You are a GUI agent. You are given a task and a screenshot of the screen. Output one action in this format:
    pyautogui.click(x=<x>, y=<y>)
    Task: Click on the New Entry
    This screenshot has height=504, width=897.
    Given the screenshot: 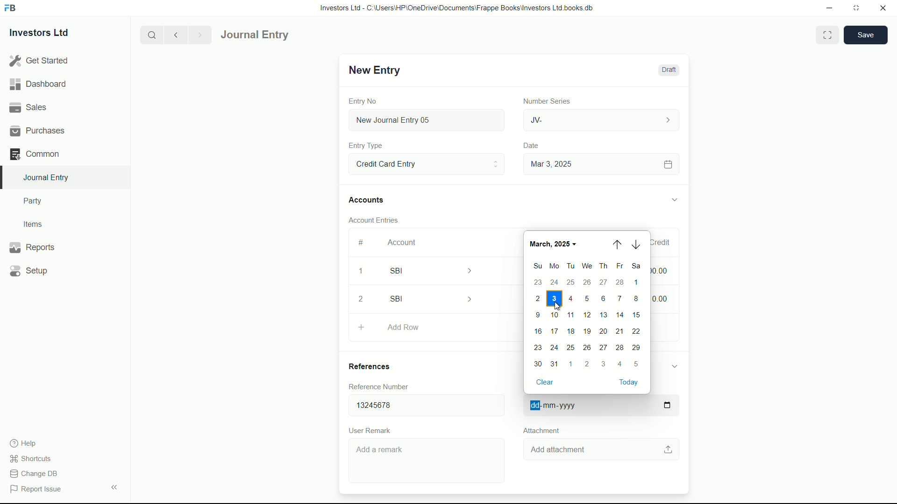 What is the action you would take?
    pyautogui.click(x=373, y=70)
    